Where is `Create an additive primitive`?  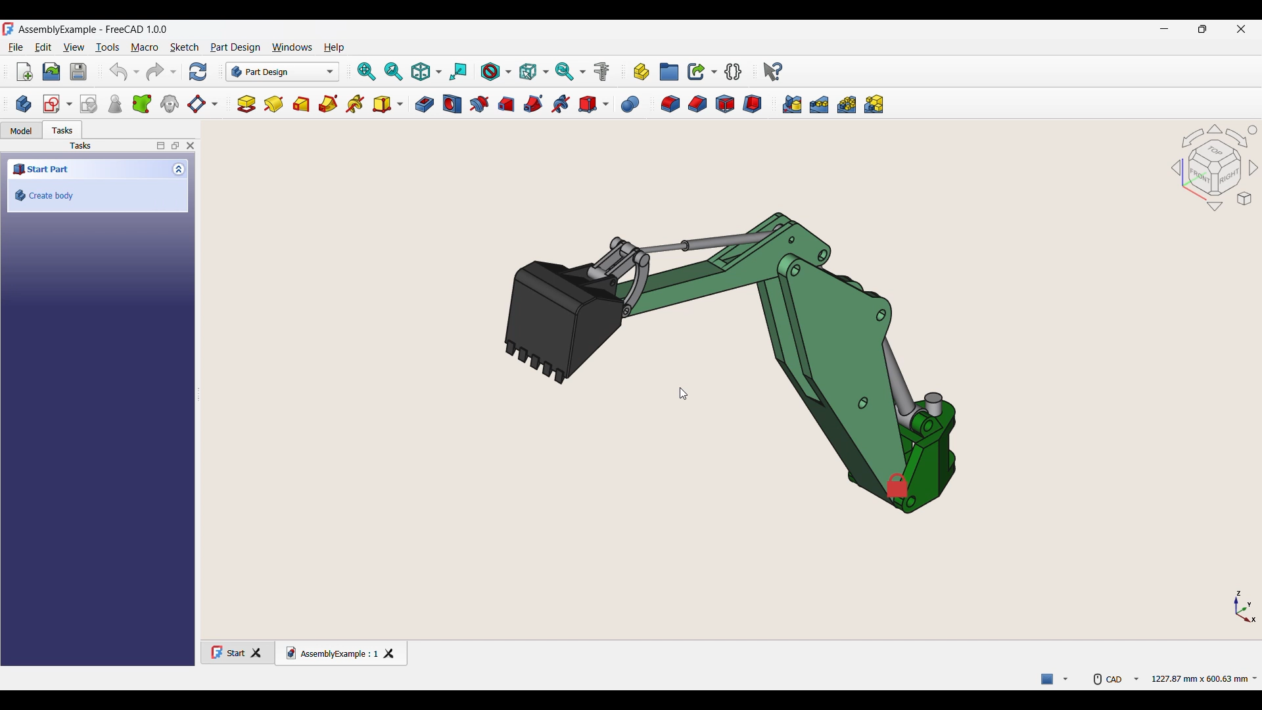
Create an additive primitive is located at coordinates (388, 105).